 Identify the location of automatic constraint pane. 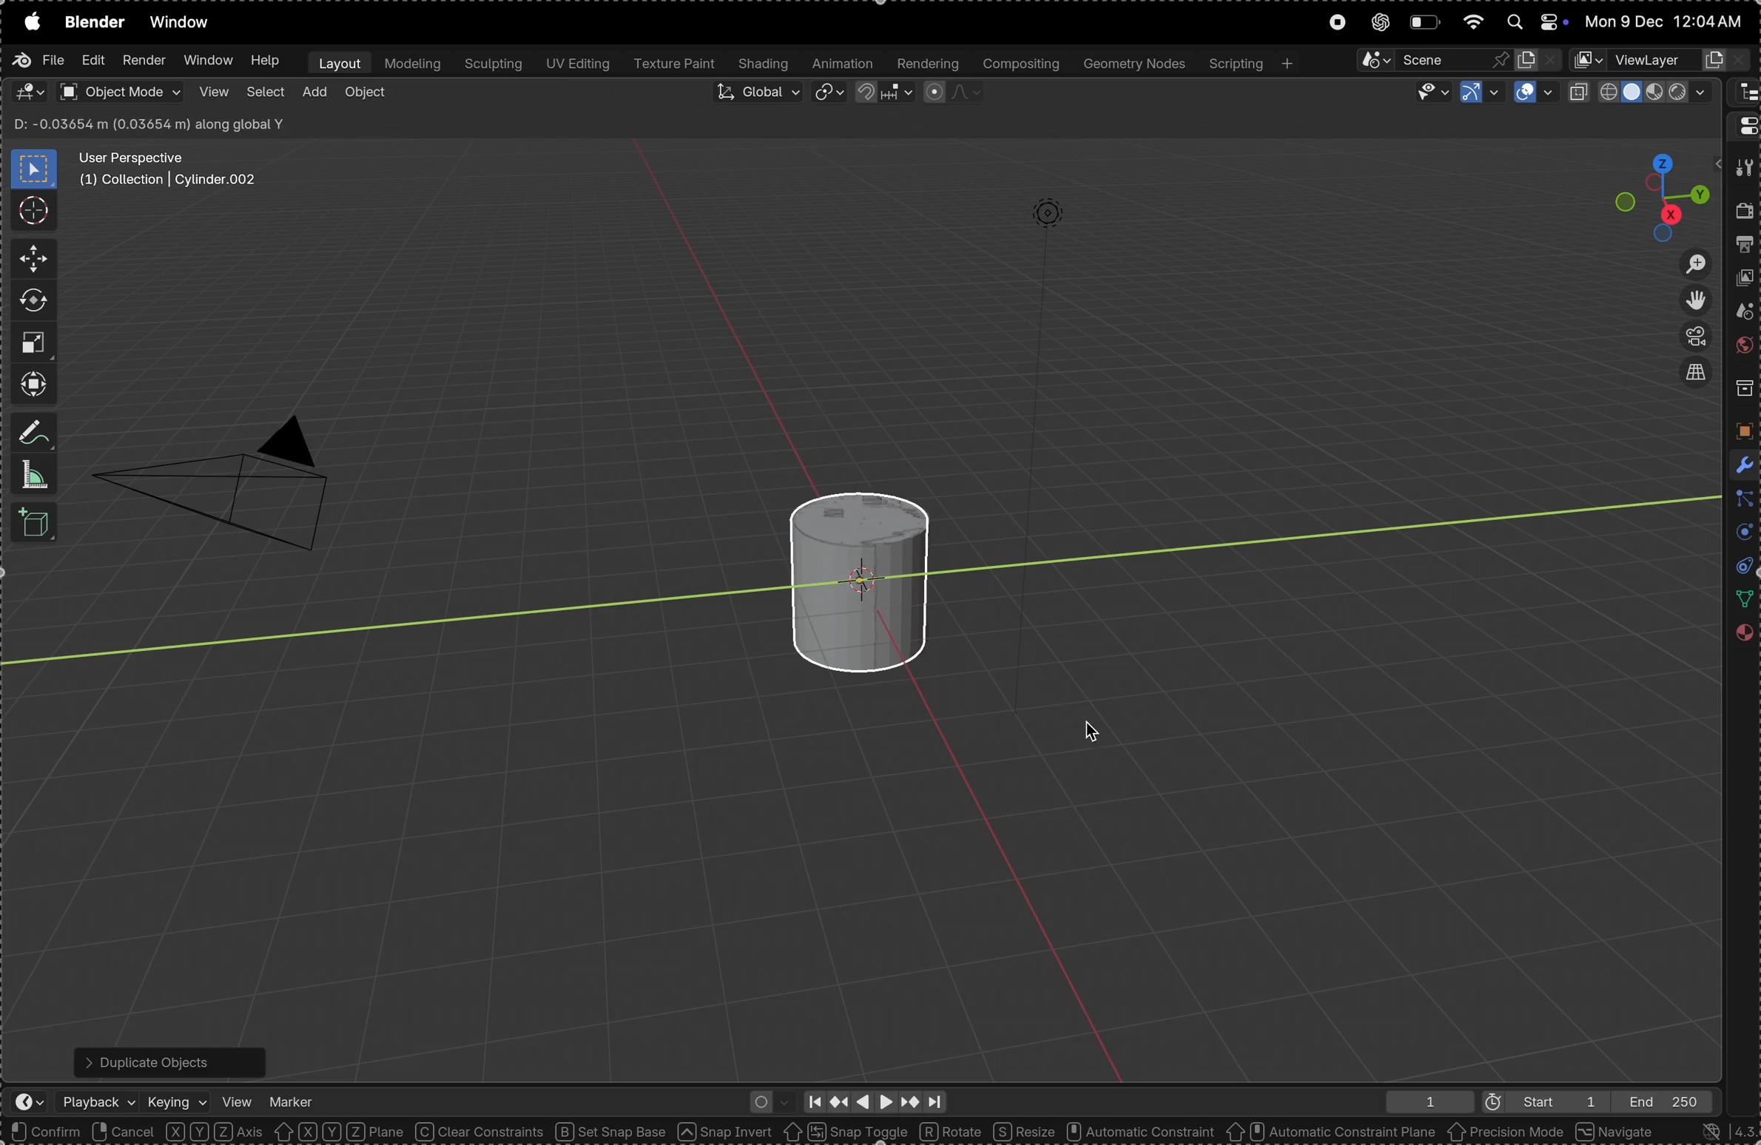
(1330, 1132).